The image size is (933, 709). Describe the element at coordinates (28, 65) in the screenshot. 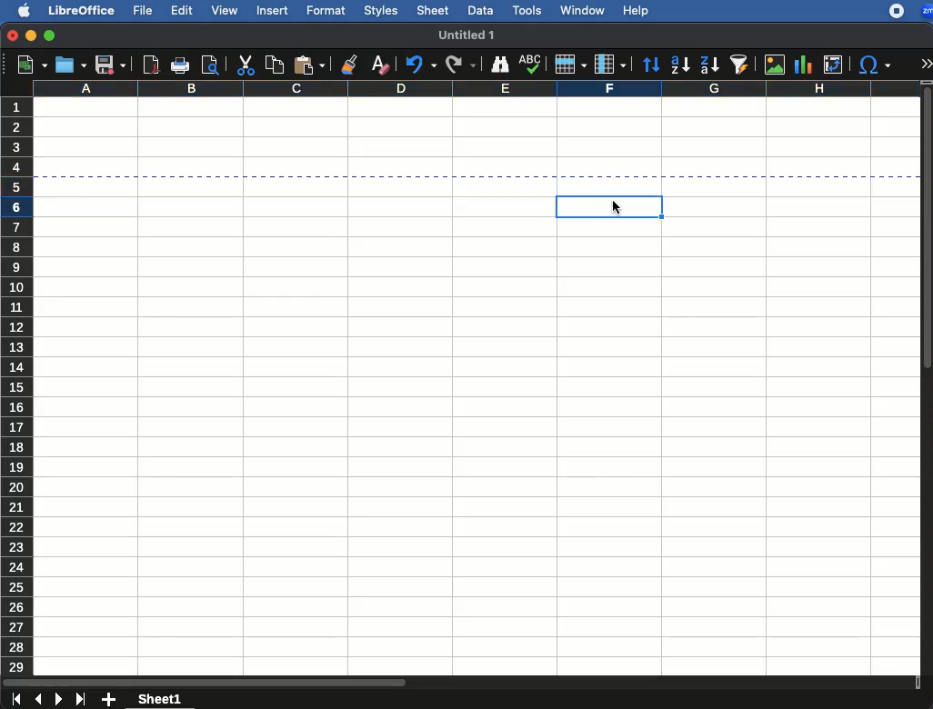

I see `new` at that location.